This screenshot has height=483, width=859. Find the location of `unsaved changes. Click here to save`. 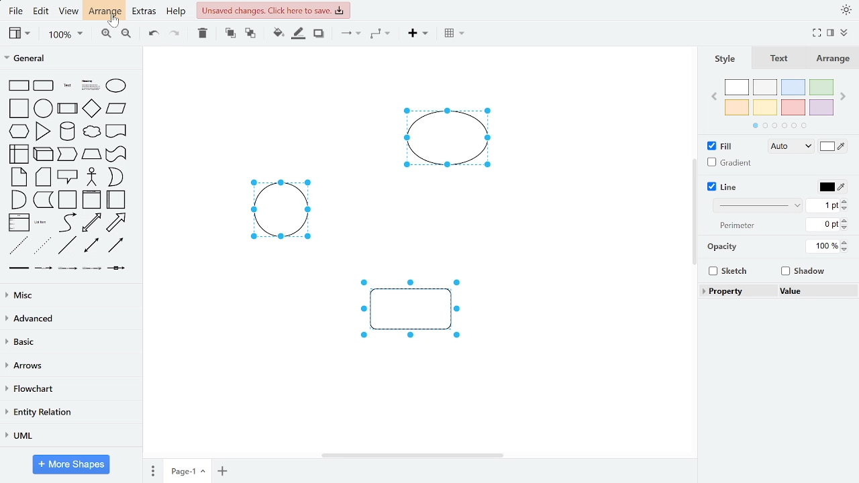

unsaved changes. Click here to save is located at coordinates (273, 10).